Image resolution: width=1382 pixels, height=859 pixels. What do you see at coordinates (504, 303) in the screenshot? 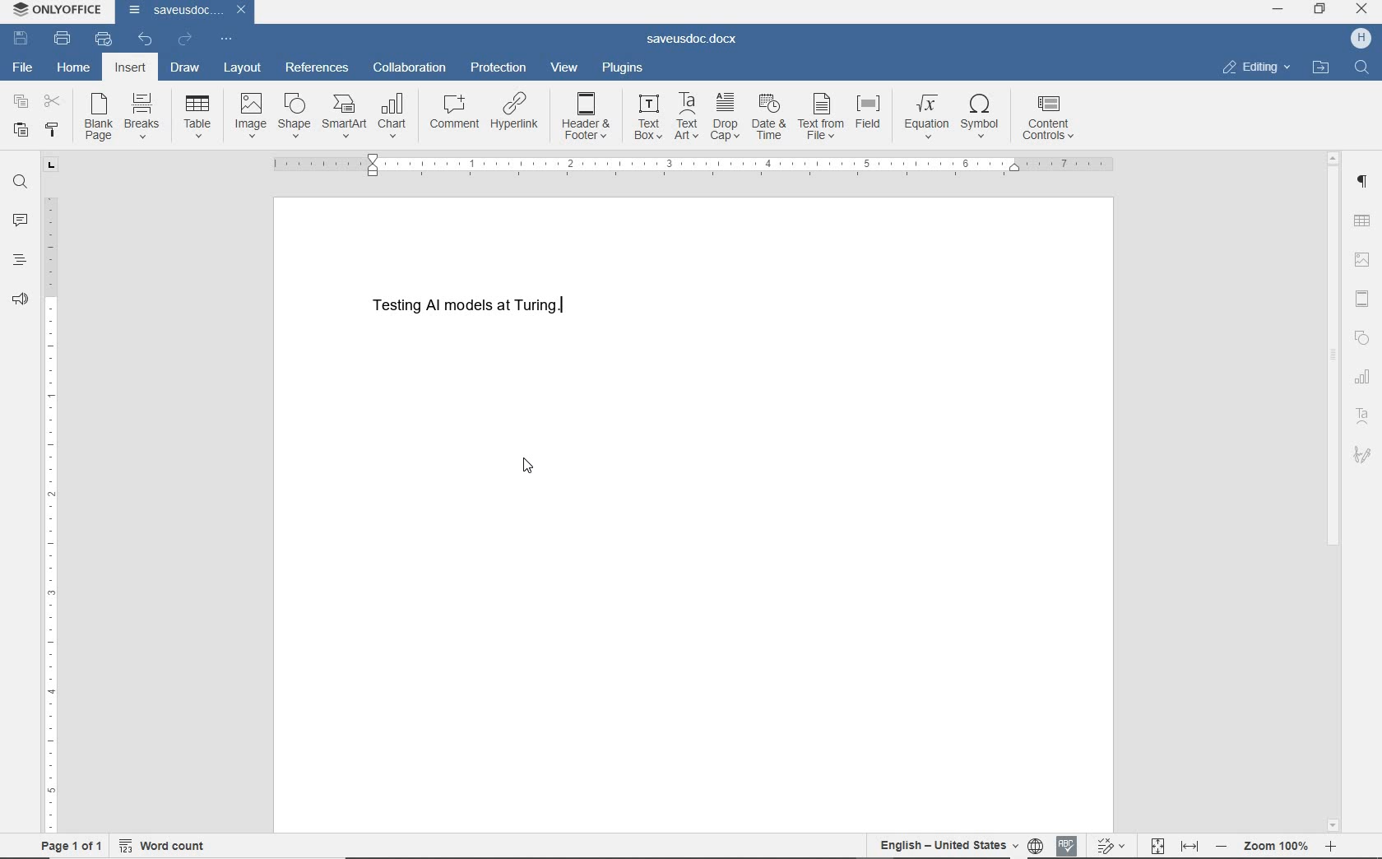
I see `Testing AI models at Turing.(text)` at bounding box center [504, 303].